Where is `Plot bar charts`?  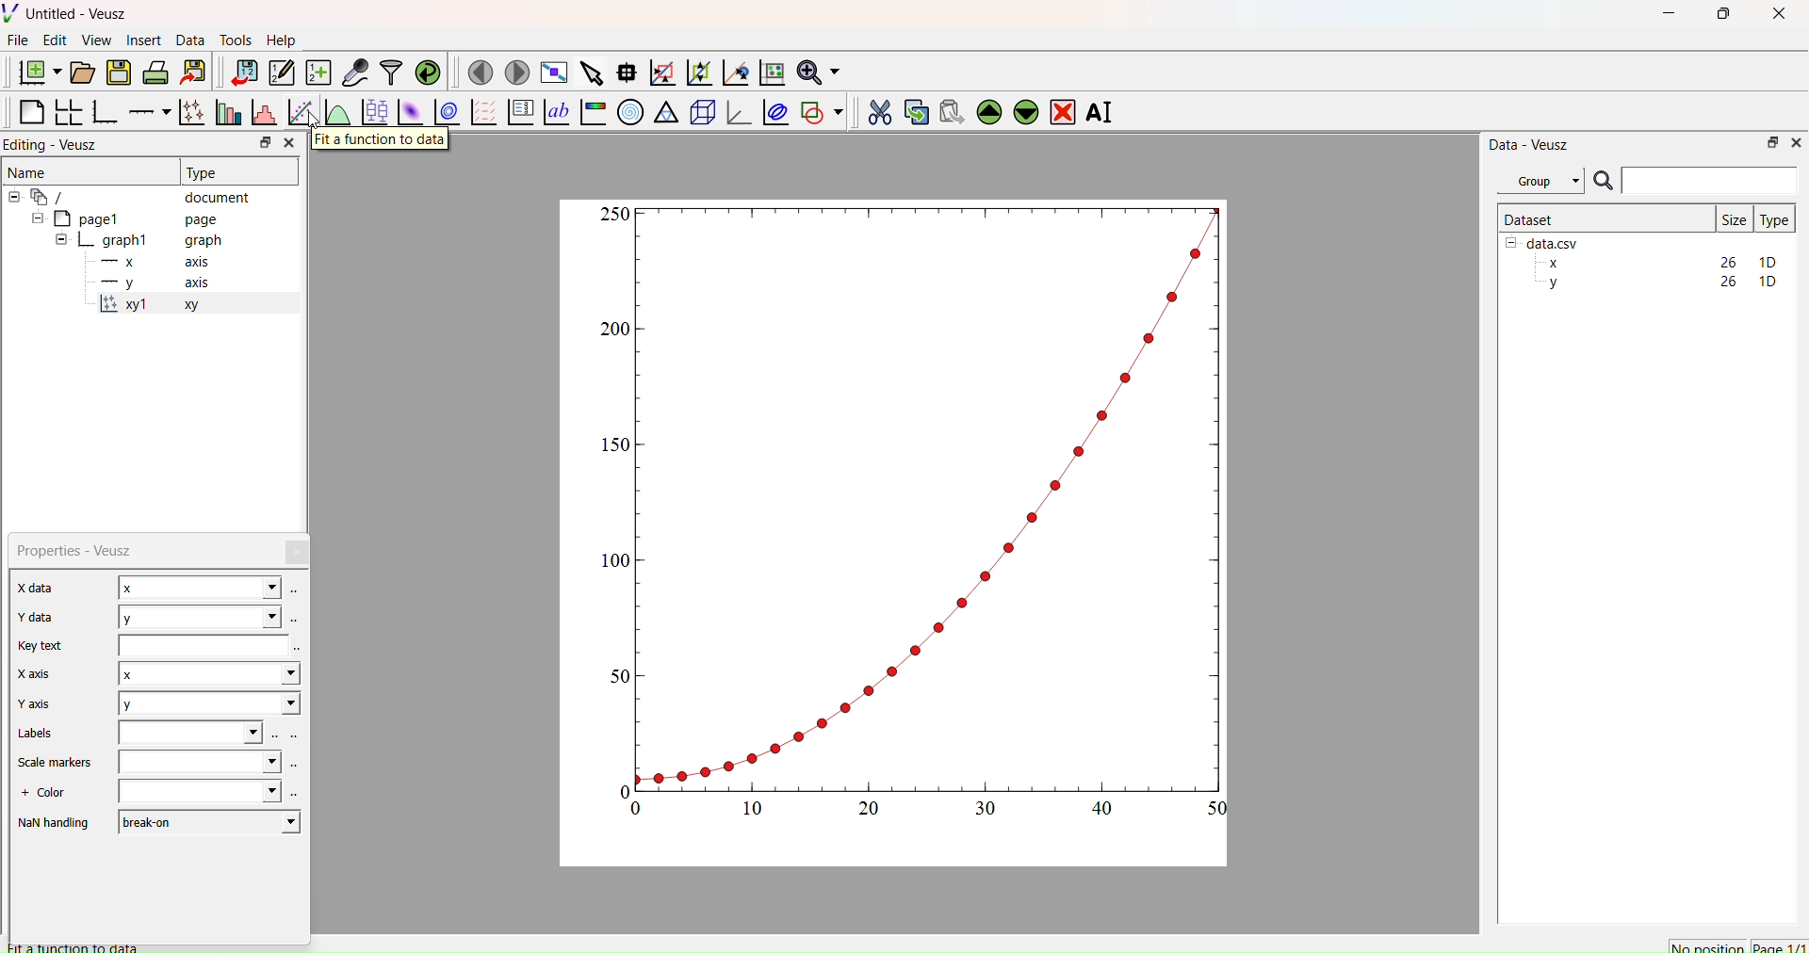
Plot bar charts is located at coordinates (226, 114).